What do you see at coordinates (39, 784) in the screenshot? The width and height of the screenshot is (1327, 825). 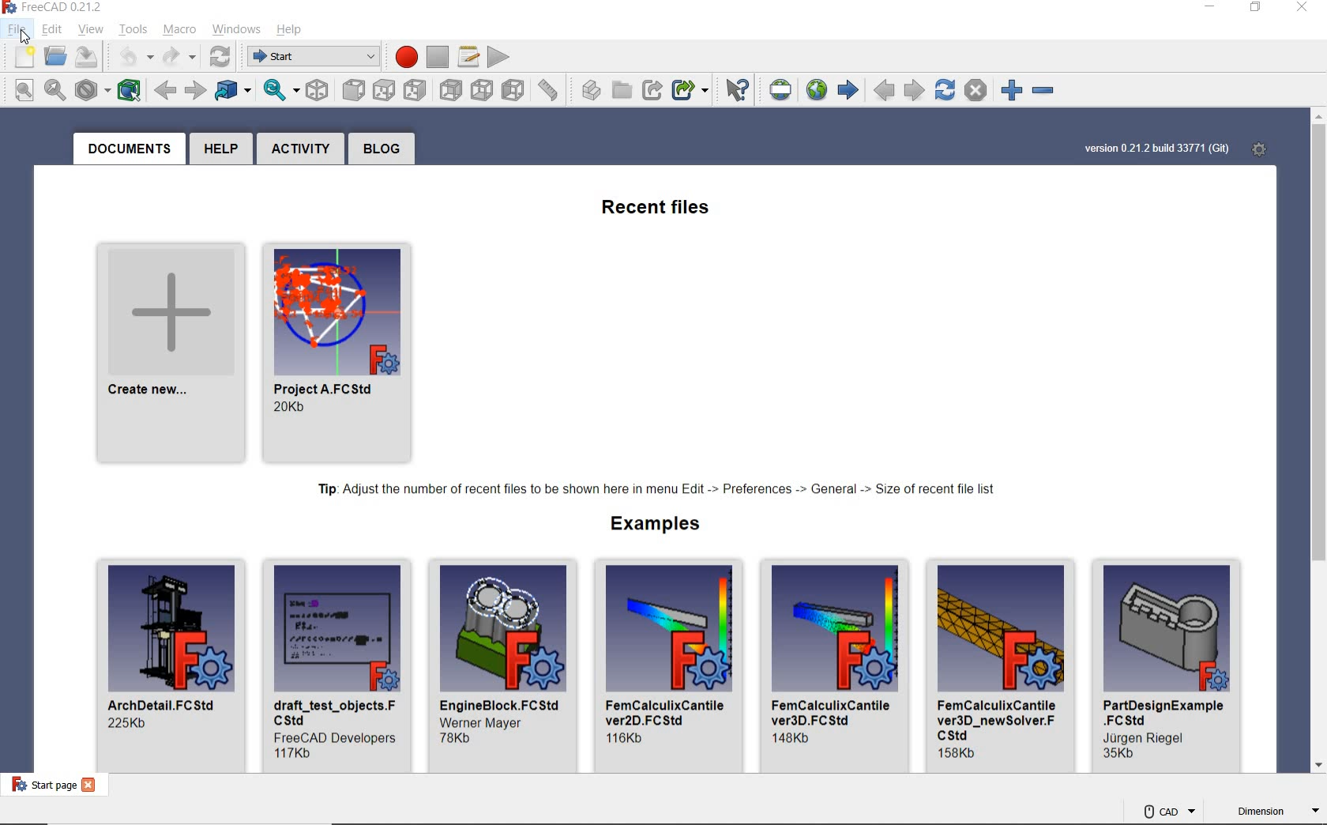 I see `START PAGE` at bounding box center [39, 784].